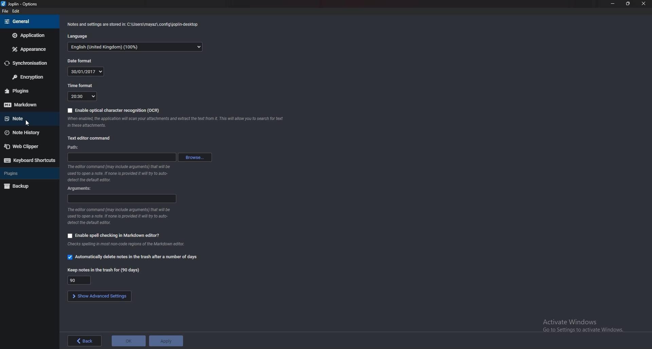 The image size is (652, 349). I want to click on ok, so click(129, 341).